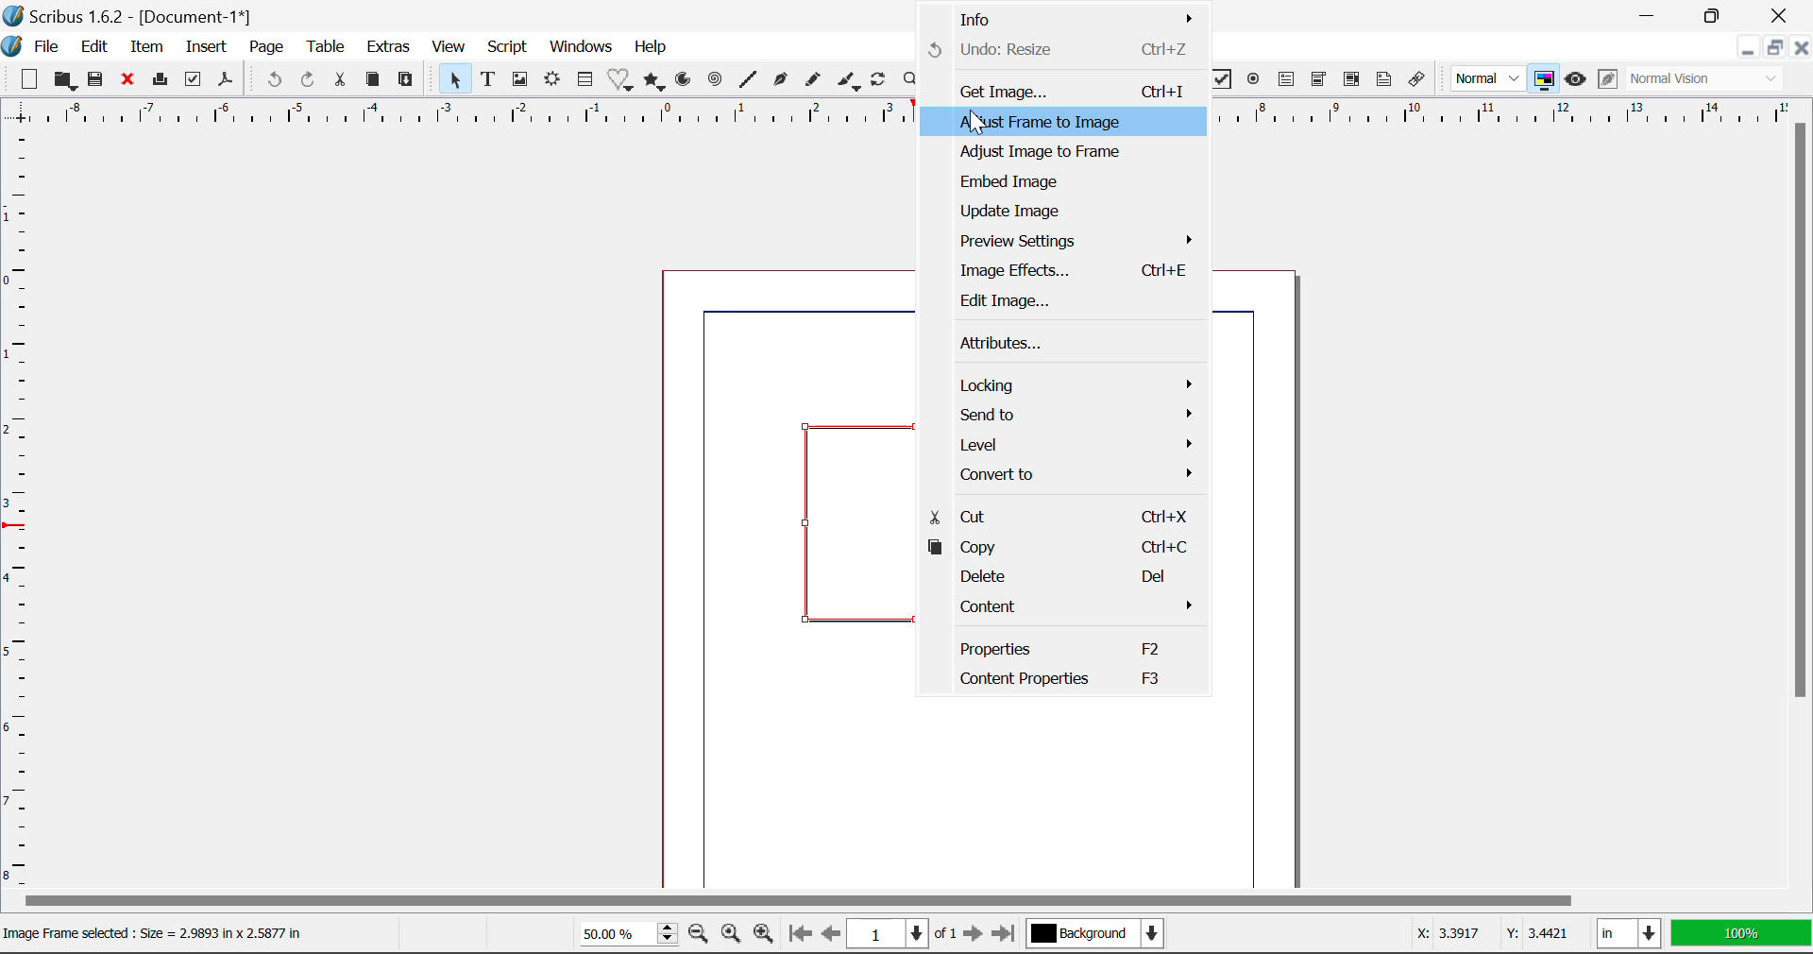 This screenshot has height=954, width=1813. I want to click on Refresh, so click(882, 82).